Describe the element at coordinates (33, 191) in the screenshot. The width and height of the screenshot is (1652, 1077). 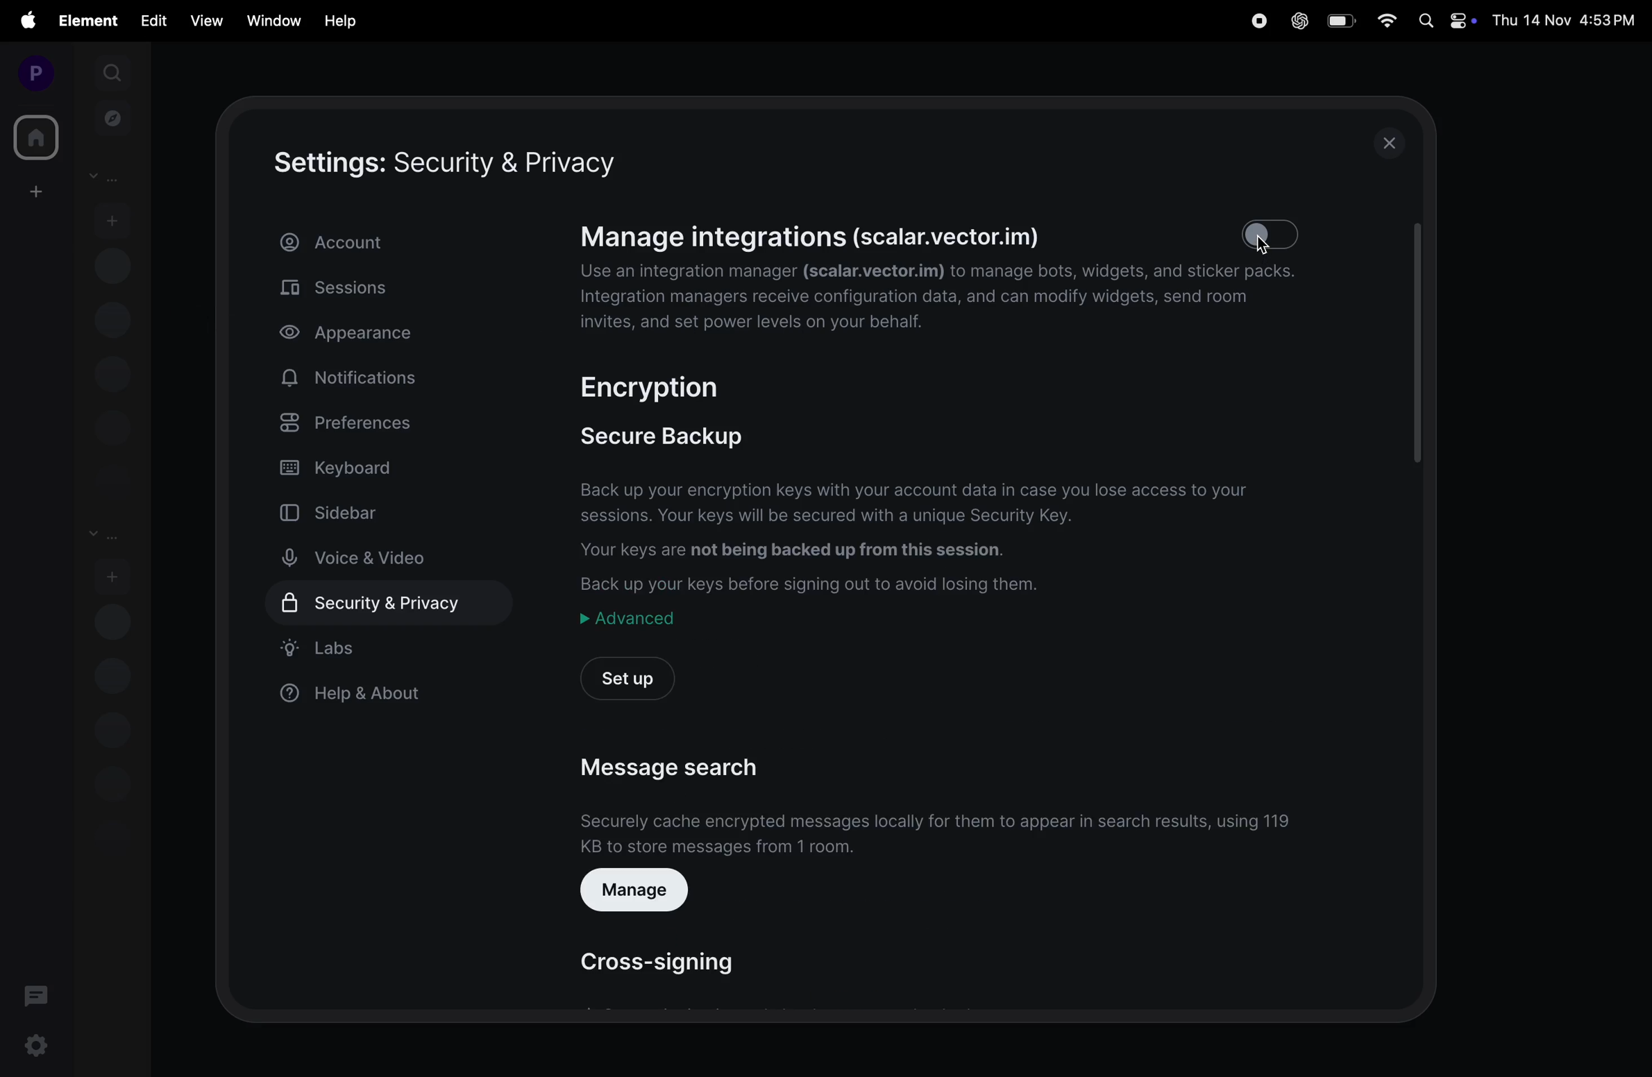
I see `create workspace` at that location.